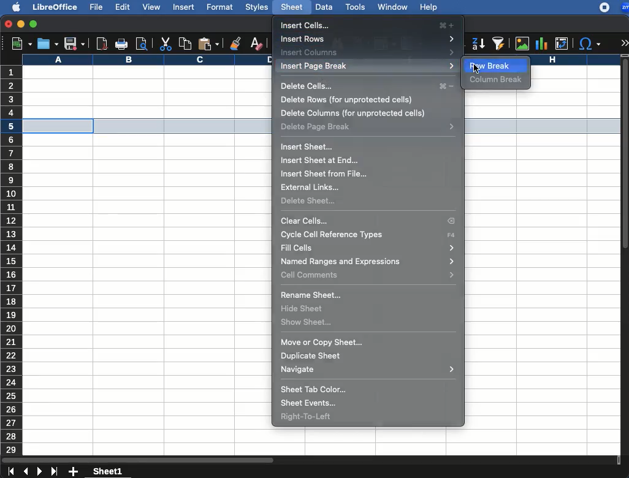  What do you see at coordinates (625, 256) in the screenshot?
I see `scroll` at bounding box center [625, 256].